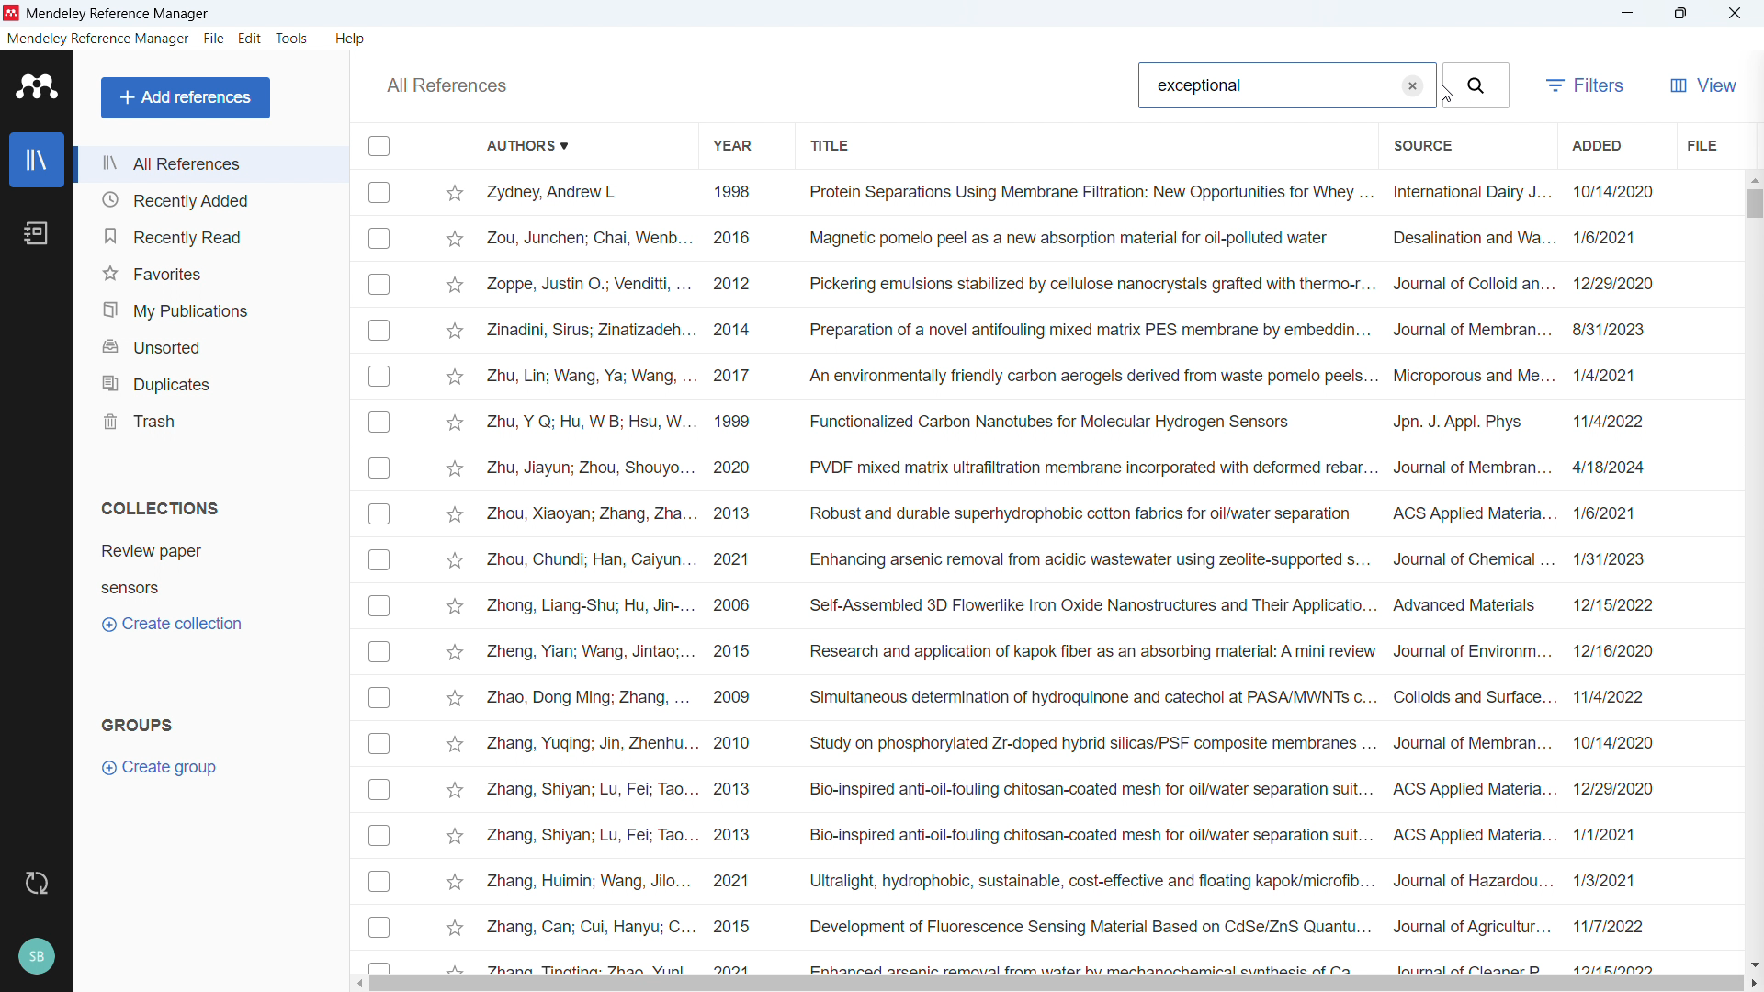  I want to click on Short by date added , so click(1595, 144).